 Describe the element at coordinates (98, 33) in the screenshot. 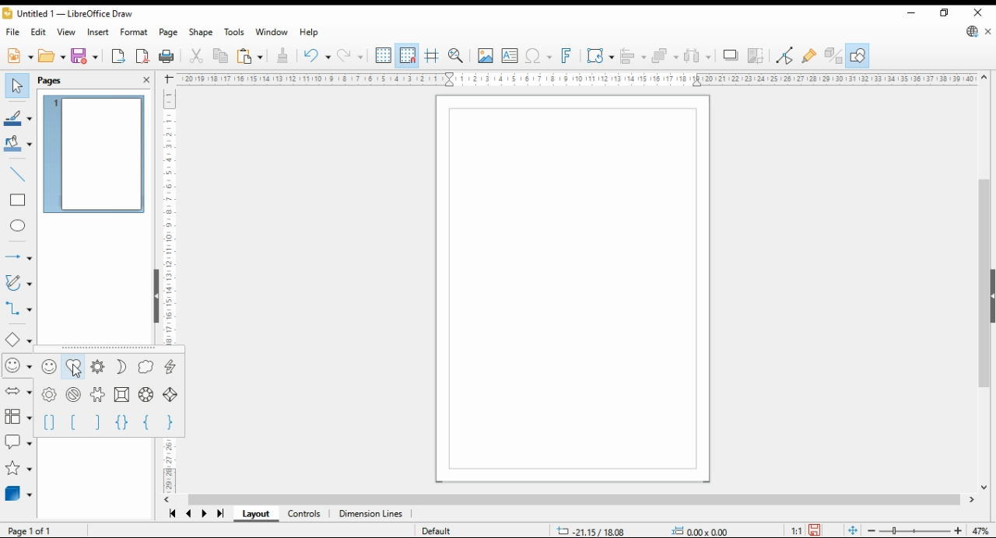

I see `insert` at that location.